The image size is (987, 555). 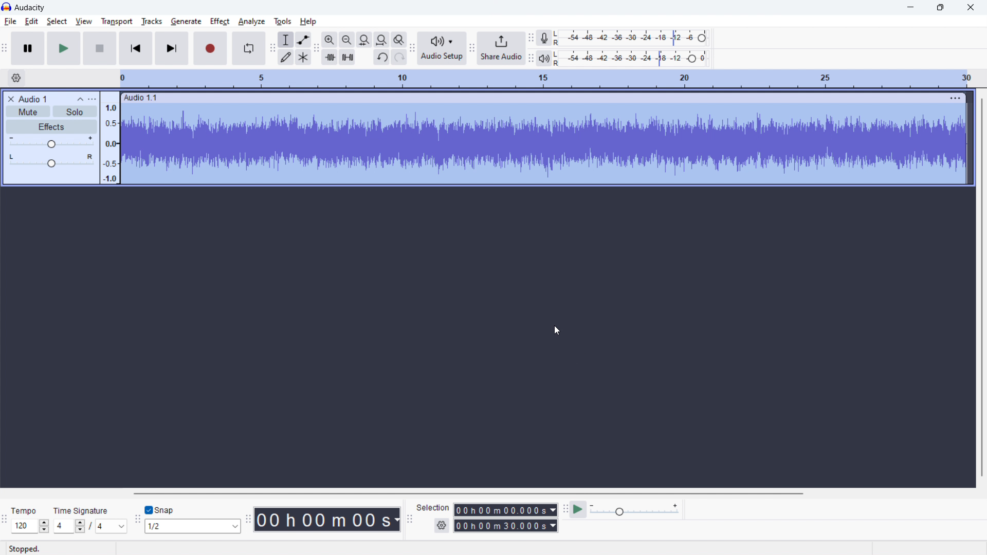 What do you see at coordinates (533, 98) in the screenshot?
I see `click to move` at bounding box center [533, 98].